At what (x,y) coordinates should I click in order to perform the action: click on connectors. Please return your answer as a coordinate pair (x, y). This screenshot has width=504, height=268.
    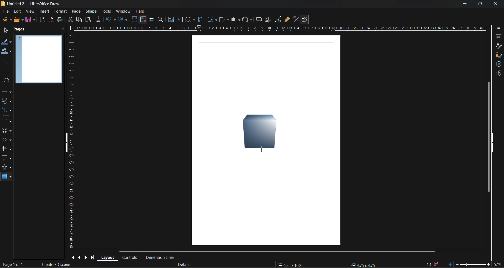
    Looking at the image, I should click on (7, 110).